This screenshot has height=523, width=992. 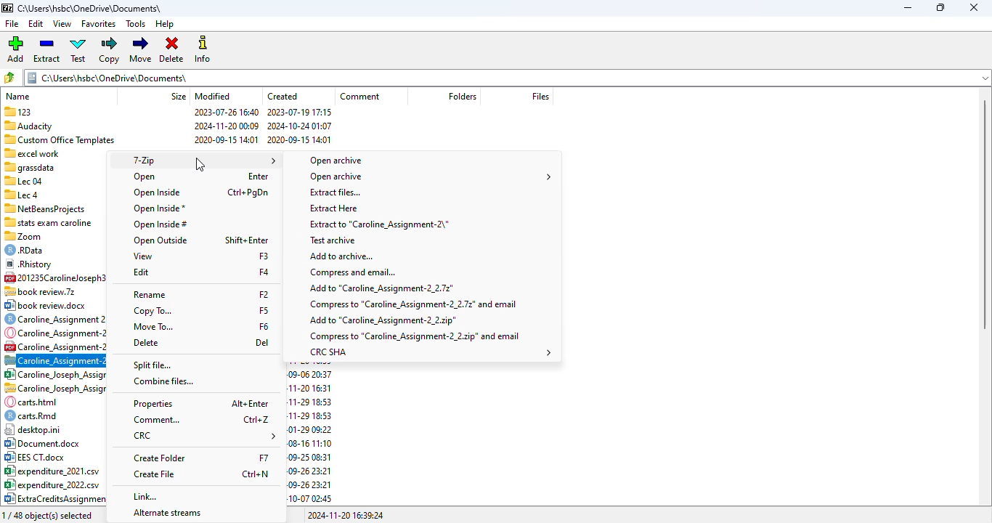 I want to click on  Caroline_Joseph_Assign... 92731 2024-11-20 16:31 2024-11-20 16:31, so click(x=54, y=389).